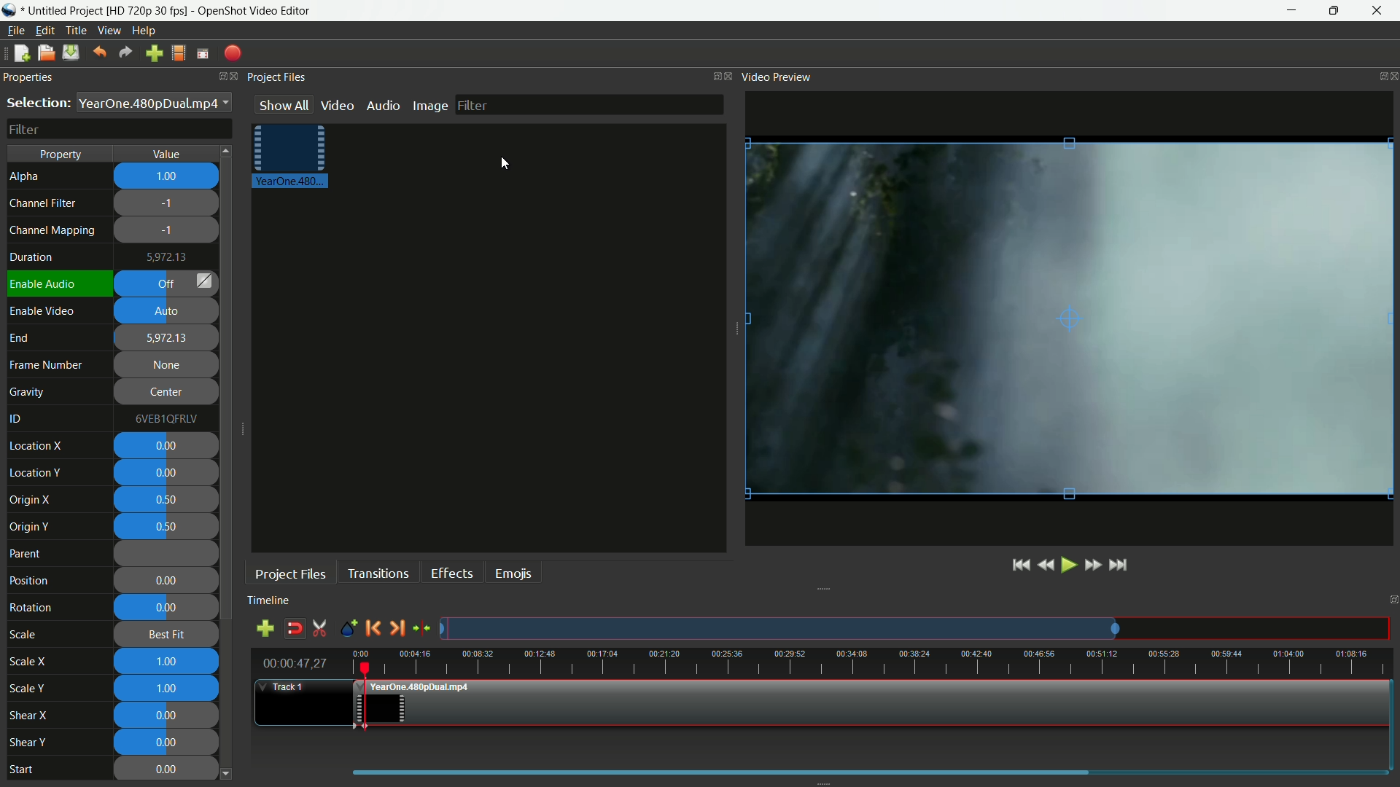 The height and width of the screenshot is (787, 1400). I want to click on 6VEB1QFRLV, so click(163, 418).